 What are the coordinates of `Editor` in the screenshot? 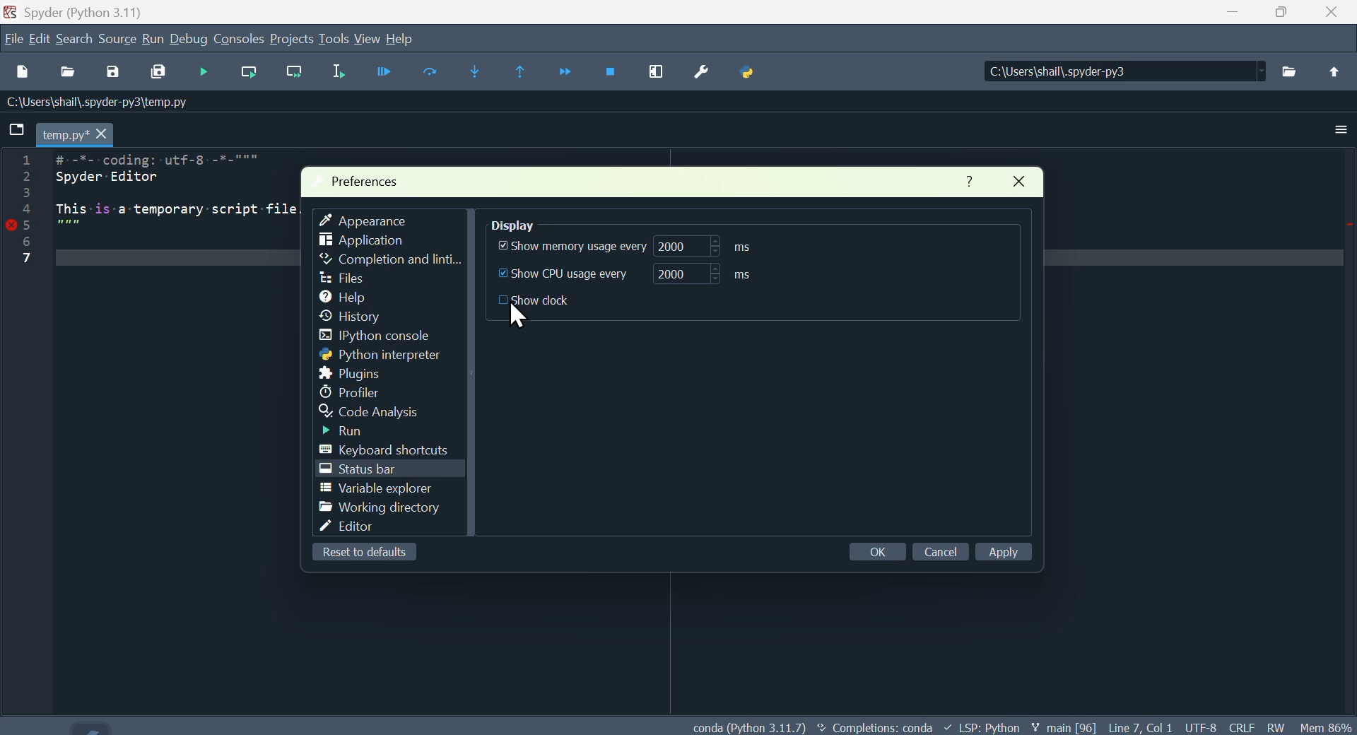 It's located at (367, 529).